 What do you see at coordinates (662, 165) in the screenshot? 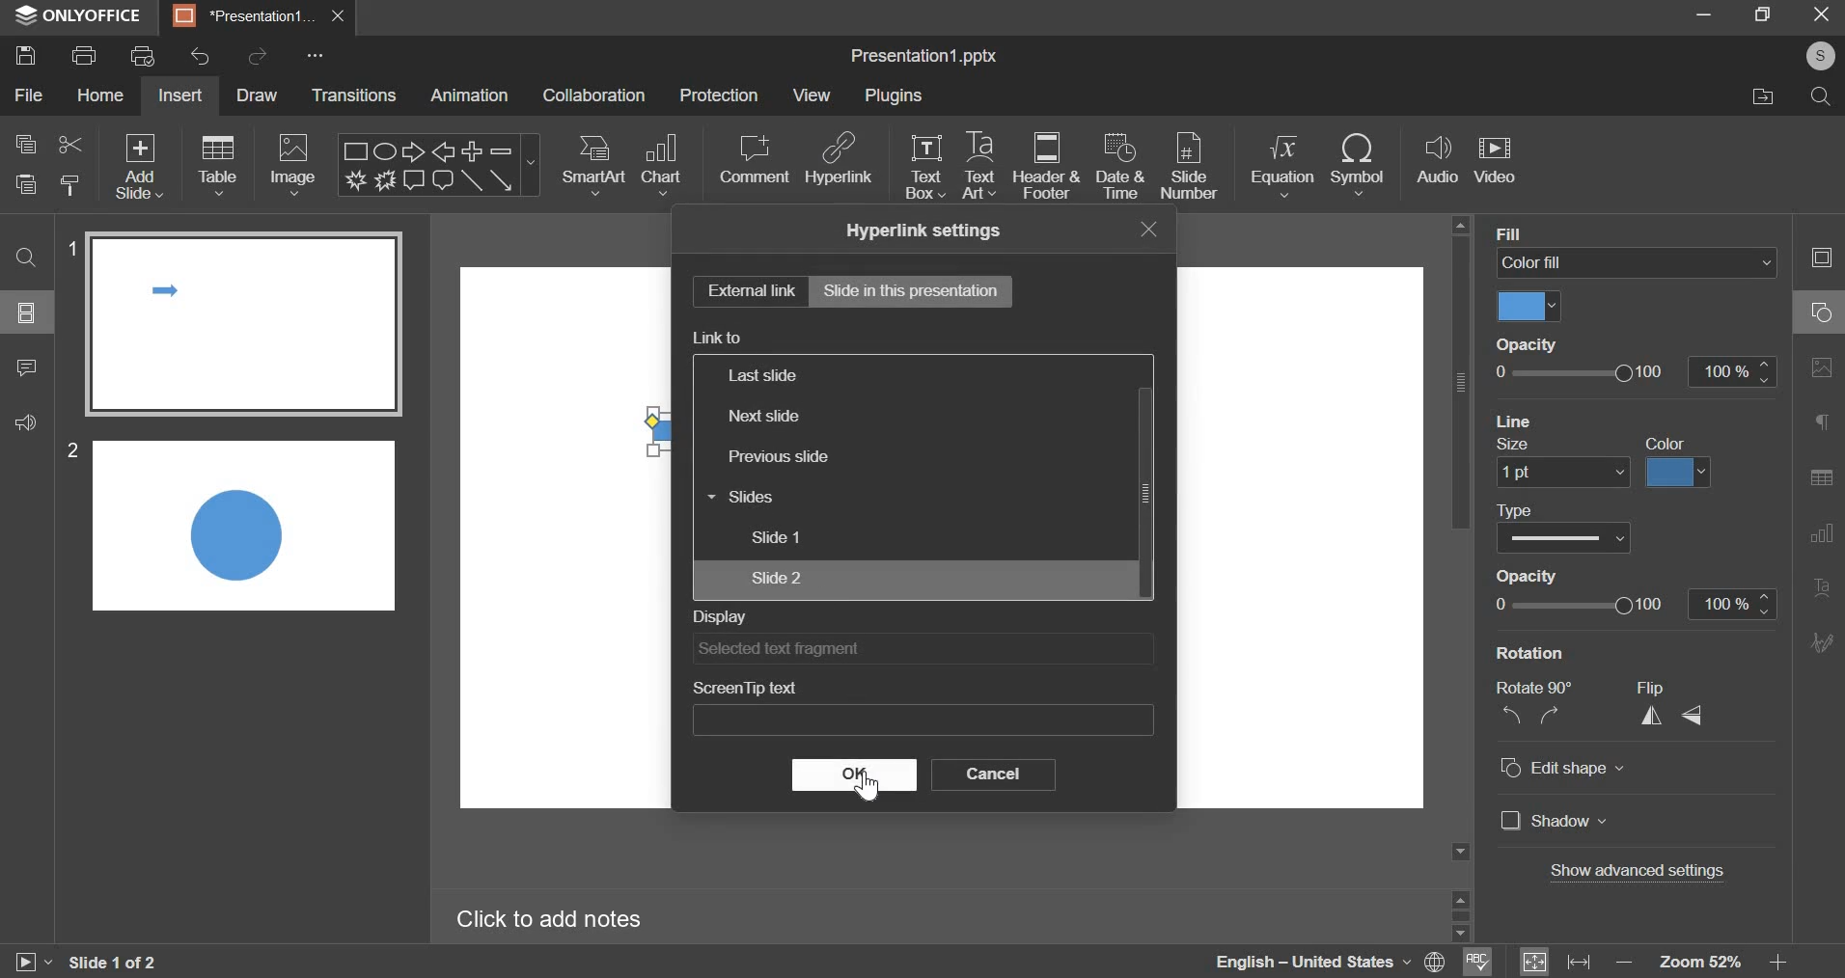
I see `chart` at bounding box center [662, 165].